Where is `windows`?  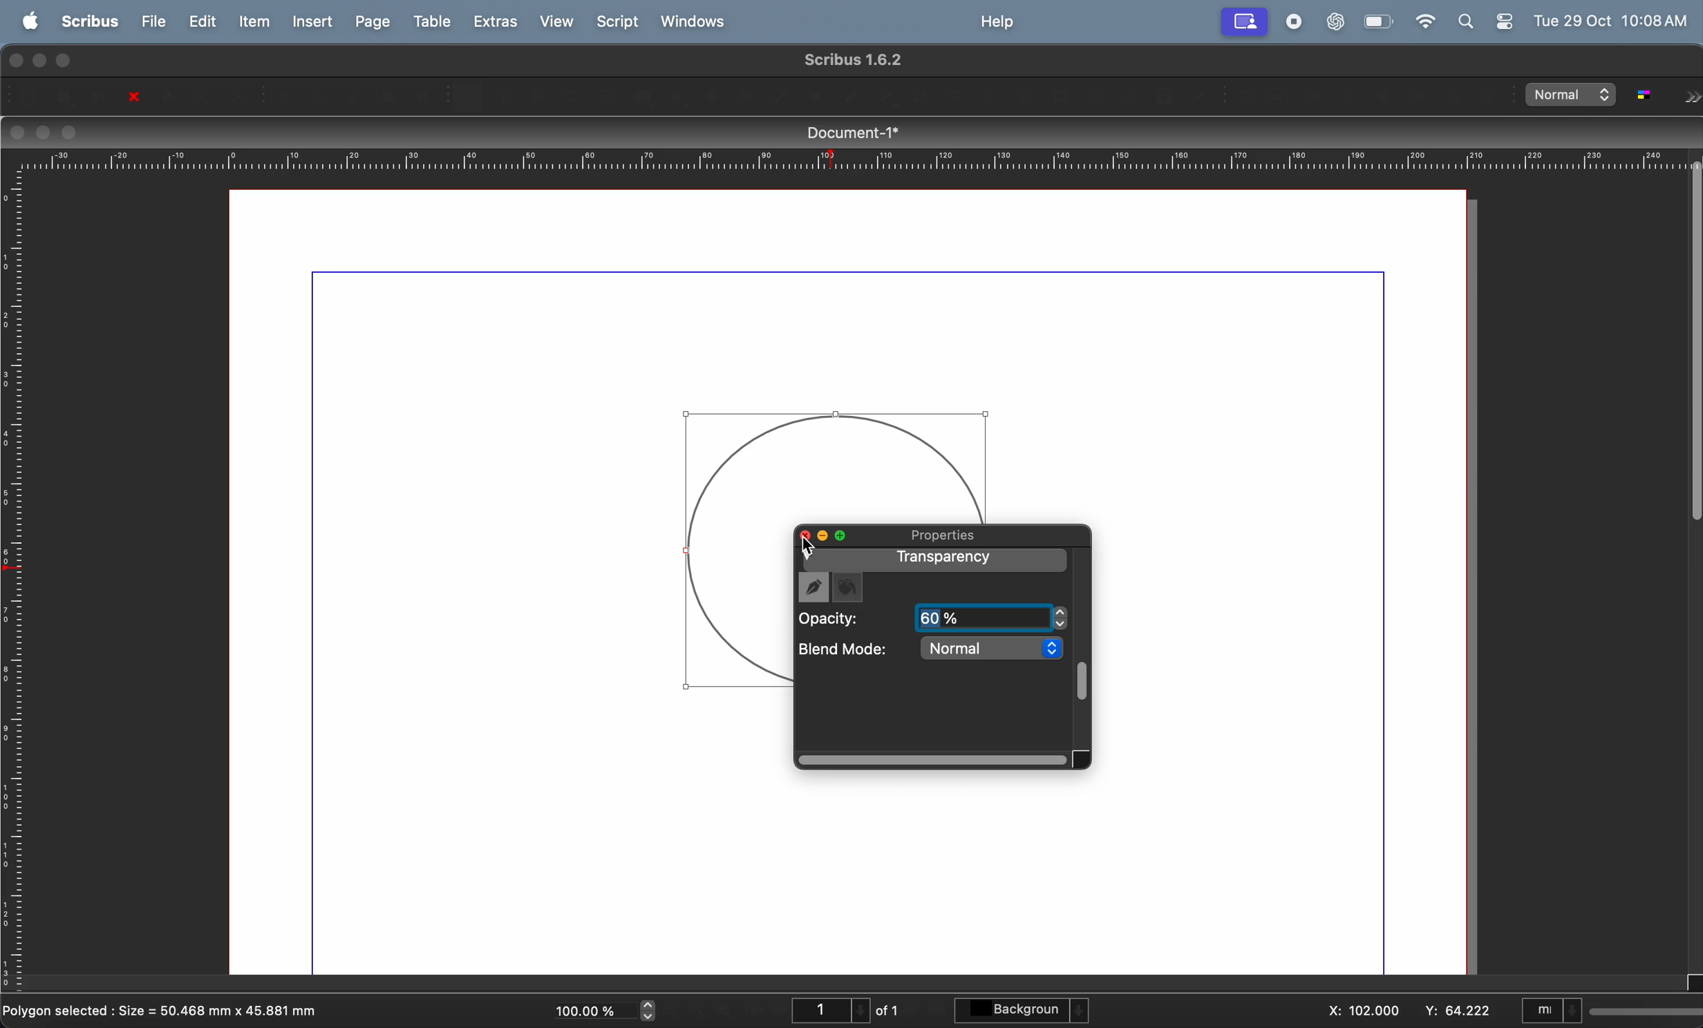 windows is located at coordinates (699, 22).